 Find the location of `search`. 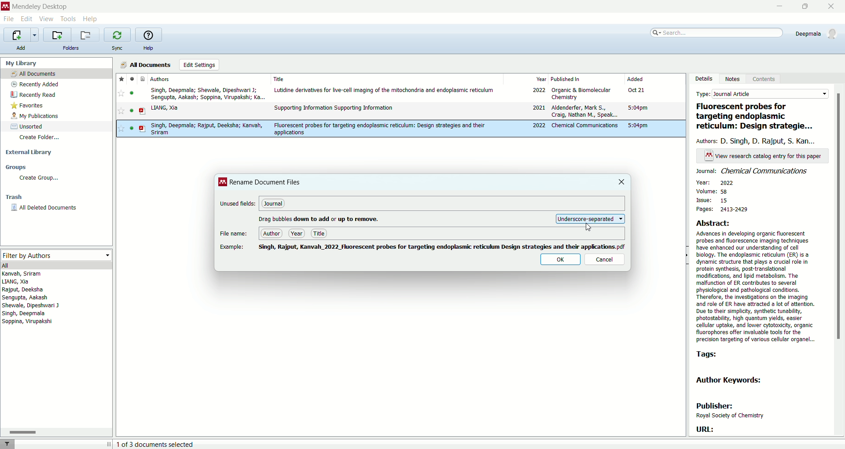

search is located at coordinates (715, 35).